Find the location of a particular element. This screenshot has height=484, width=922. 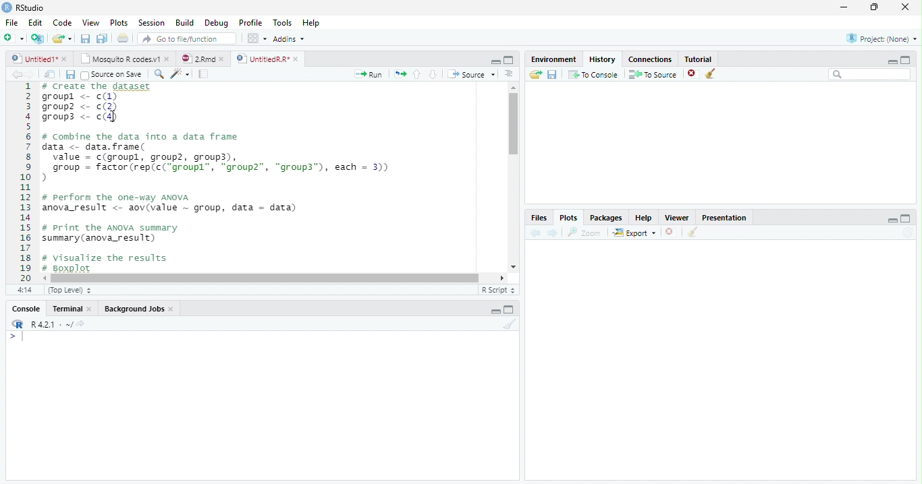

Zoom In is located at coordinates (158, 75).